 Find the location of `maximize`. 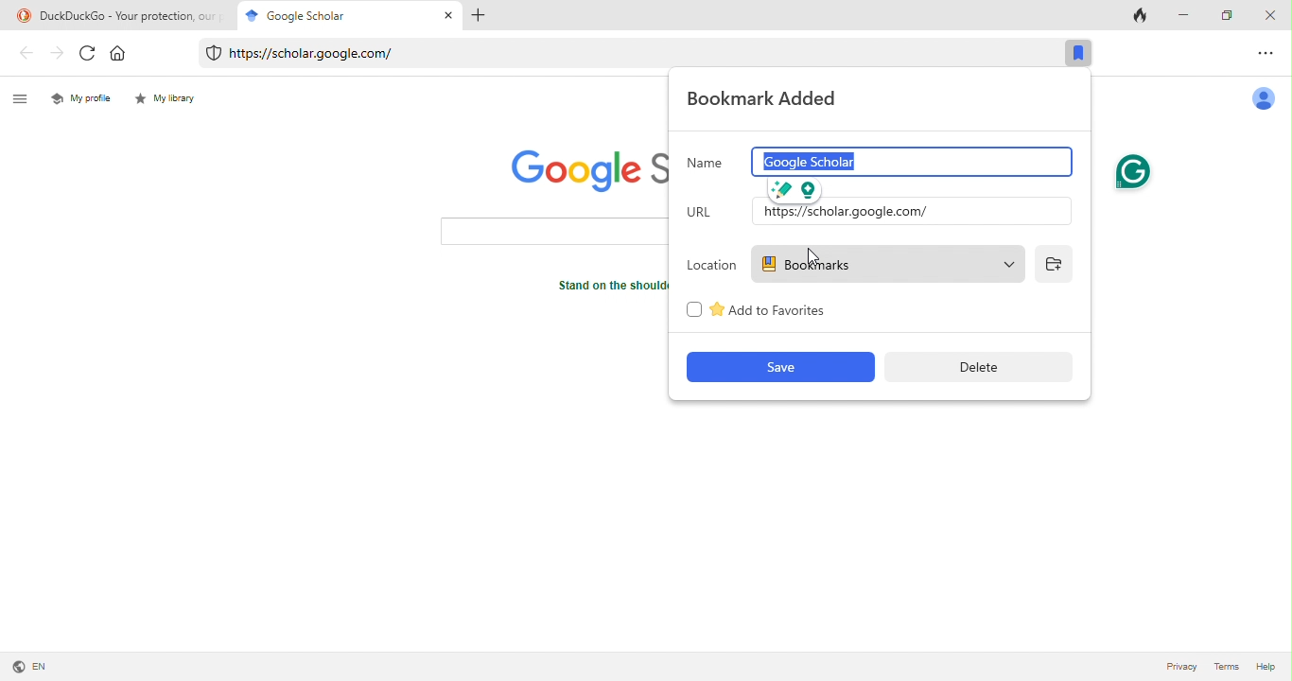

maximize is located at coordinates (1231, 14).